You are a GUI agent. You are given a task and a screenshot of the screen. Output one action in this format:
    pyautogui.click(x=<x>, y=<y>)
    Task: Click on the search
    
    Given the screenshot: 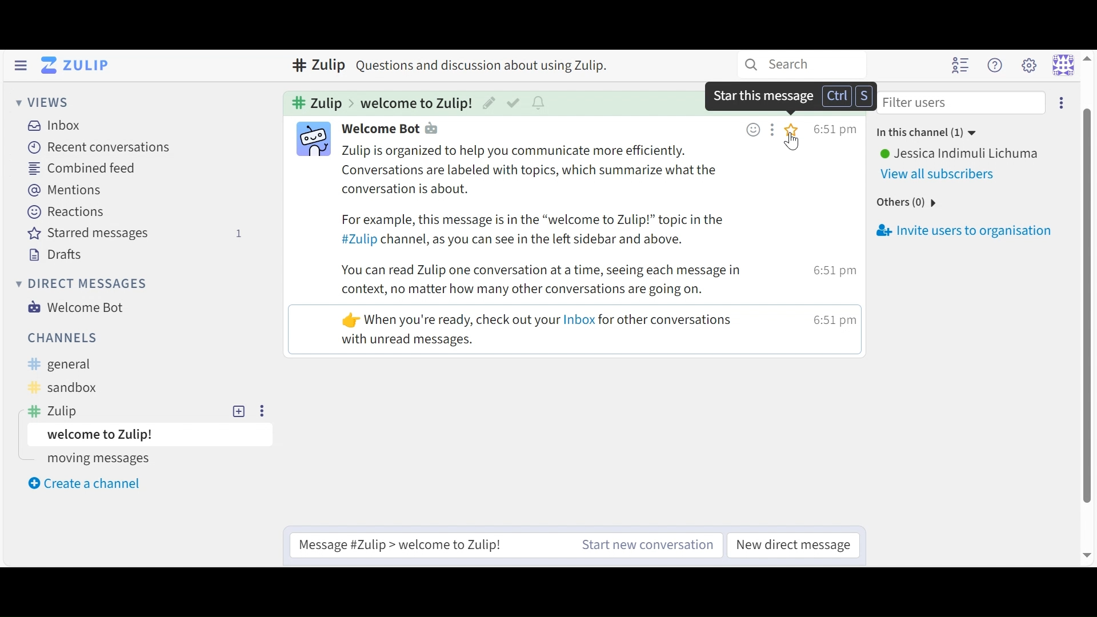 What is the action you would take?
    pyautogui.click(x=826, y=64)
    